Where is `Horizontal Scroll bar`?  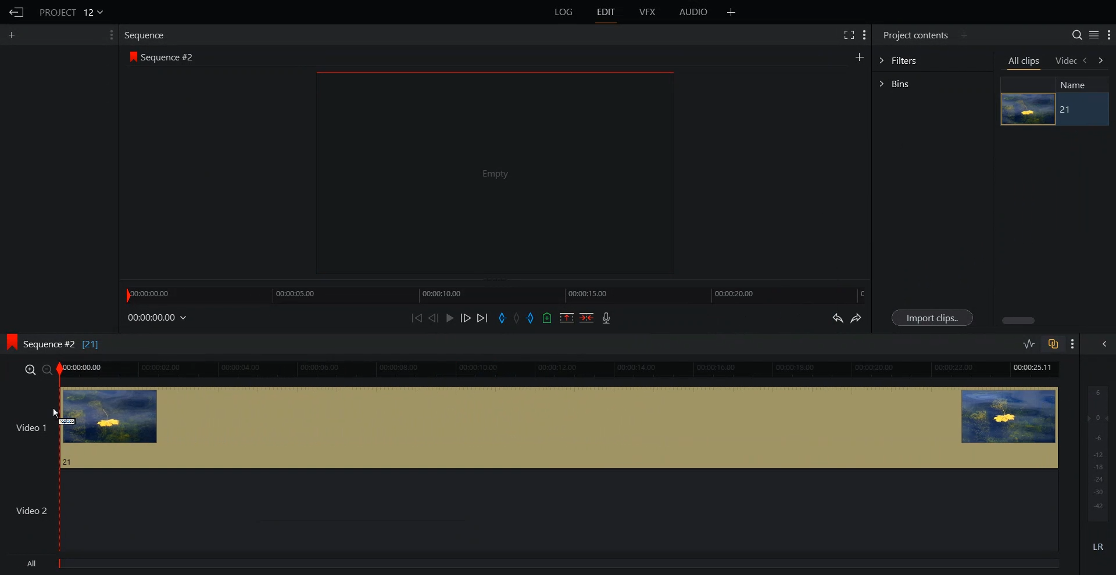
Horizontal Scroll bar is located at coordinates (1017, 321).